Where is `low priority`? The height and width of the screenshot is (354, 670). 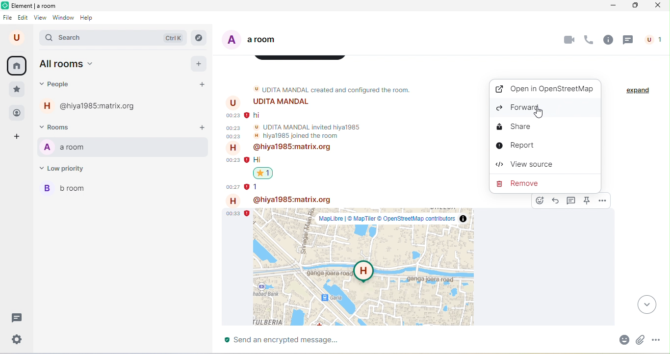
low priority is located at coordinates (64, 168).